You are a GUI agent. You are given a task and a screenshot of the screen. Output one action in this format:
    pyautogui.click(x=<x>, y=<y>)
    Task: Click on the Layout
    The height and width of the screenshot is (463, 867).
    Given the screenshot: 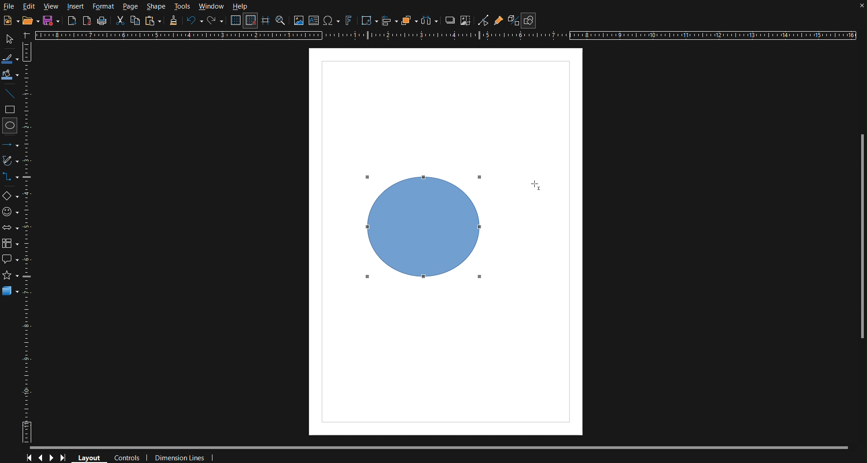 What is the action you would take?
    pyautogui.click(x=92, y=457)
    